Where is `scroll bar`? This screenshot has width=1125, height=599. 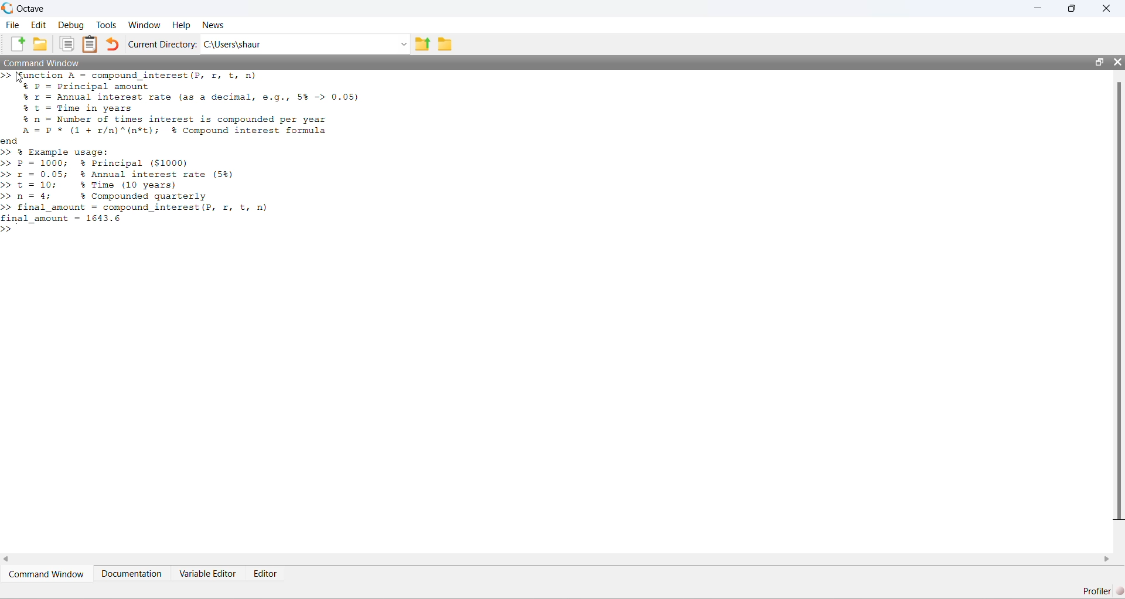 scroll bar is located at coordinates (1119, 302).